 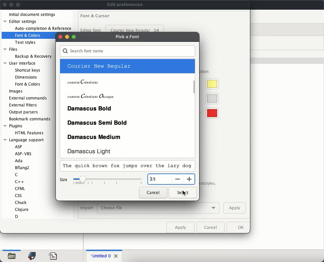 What do you see at coordinates (211, 113) in the screenshot?
I see `visible whitespace color` at bounding box center [211, 113].